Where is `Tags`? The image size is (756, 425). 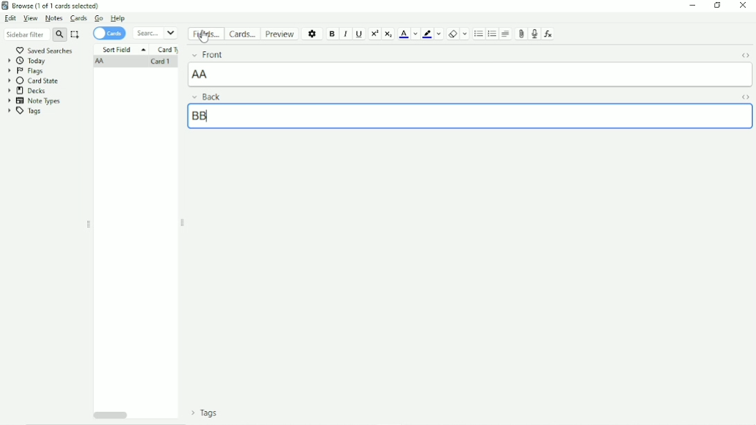 Tags is located at coordinates (205, 413).